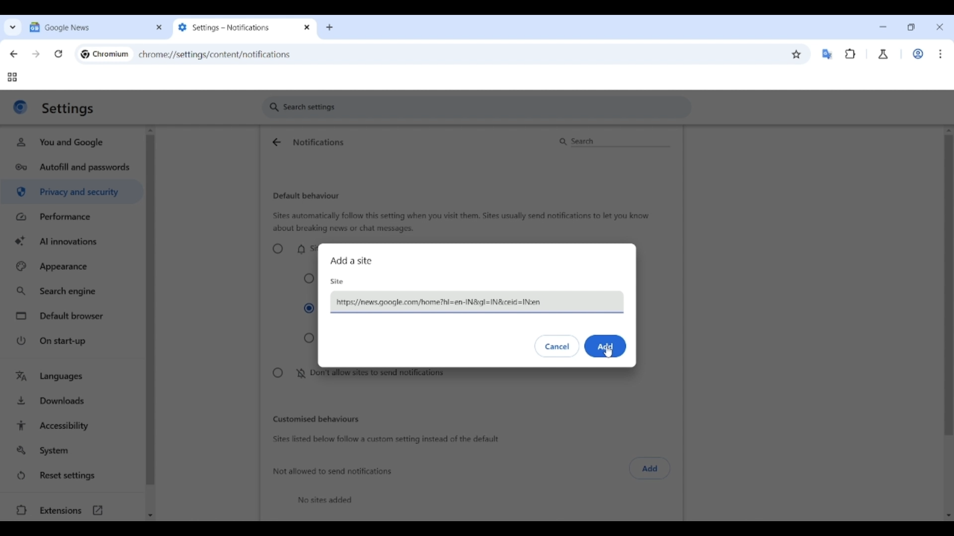 This screenshot has width=954, height=536. What do you see at coordinates (293, 249) in the screenshot?
I see `Sites can ask to send notifications` at bounding box center [293, 249].